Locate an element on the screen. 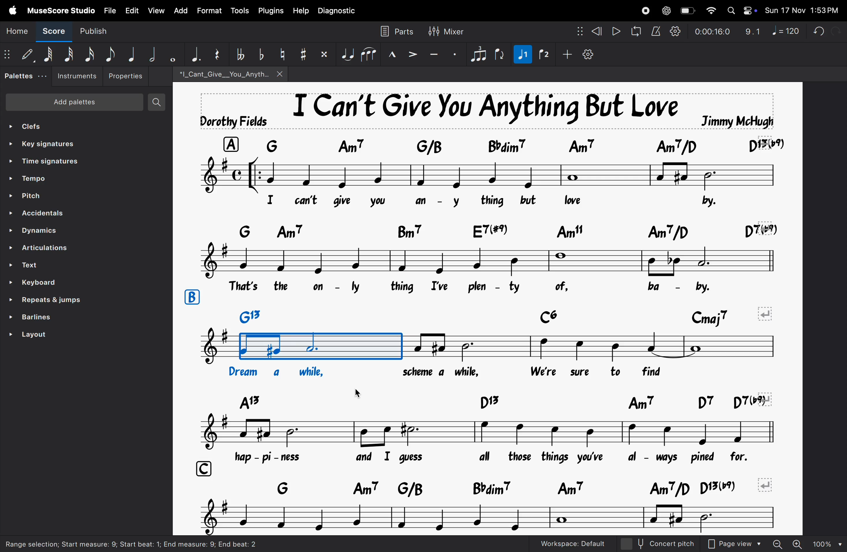 This screenshot has height=552, width=847. row is located at coordinates (205, 467).